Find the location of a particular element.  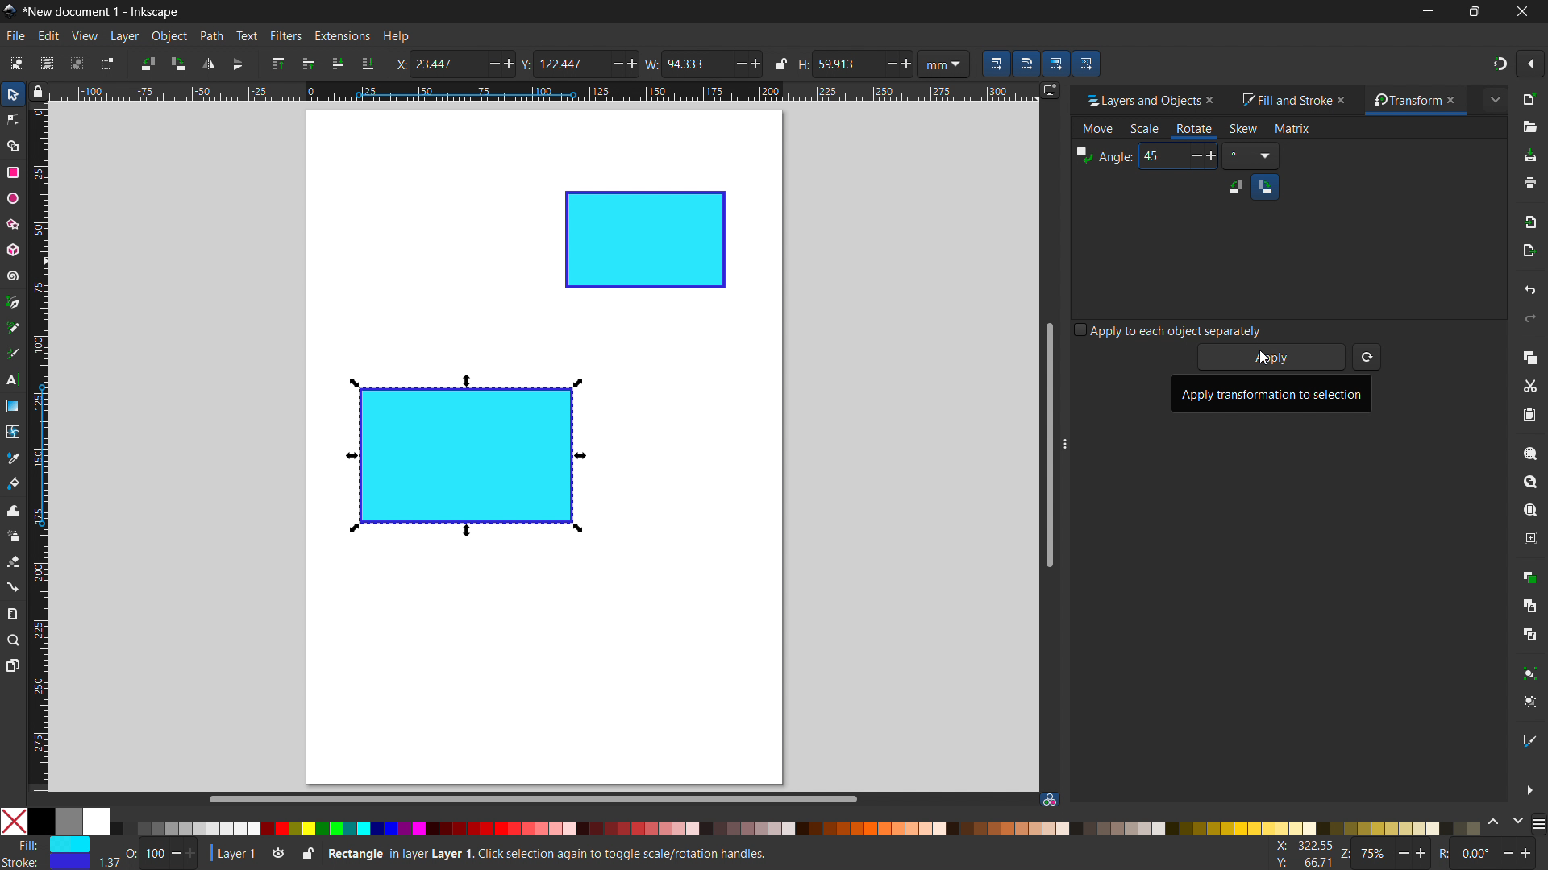

resize is located at coordinates (1068, 439).